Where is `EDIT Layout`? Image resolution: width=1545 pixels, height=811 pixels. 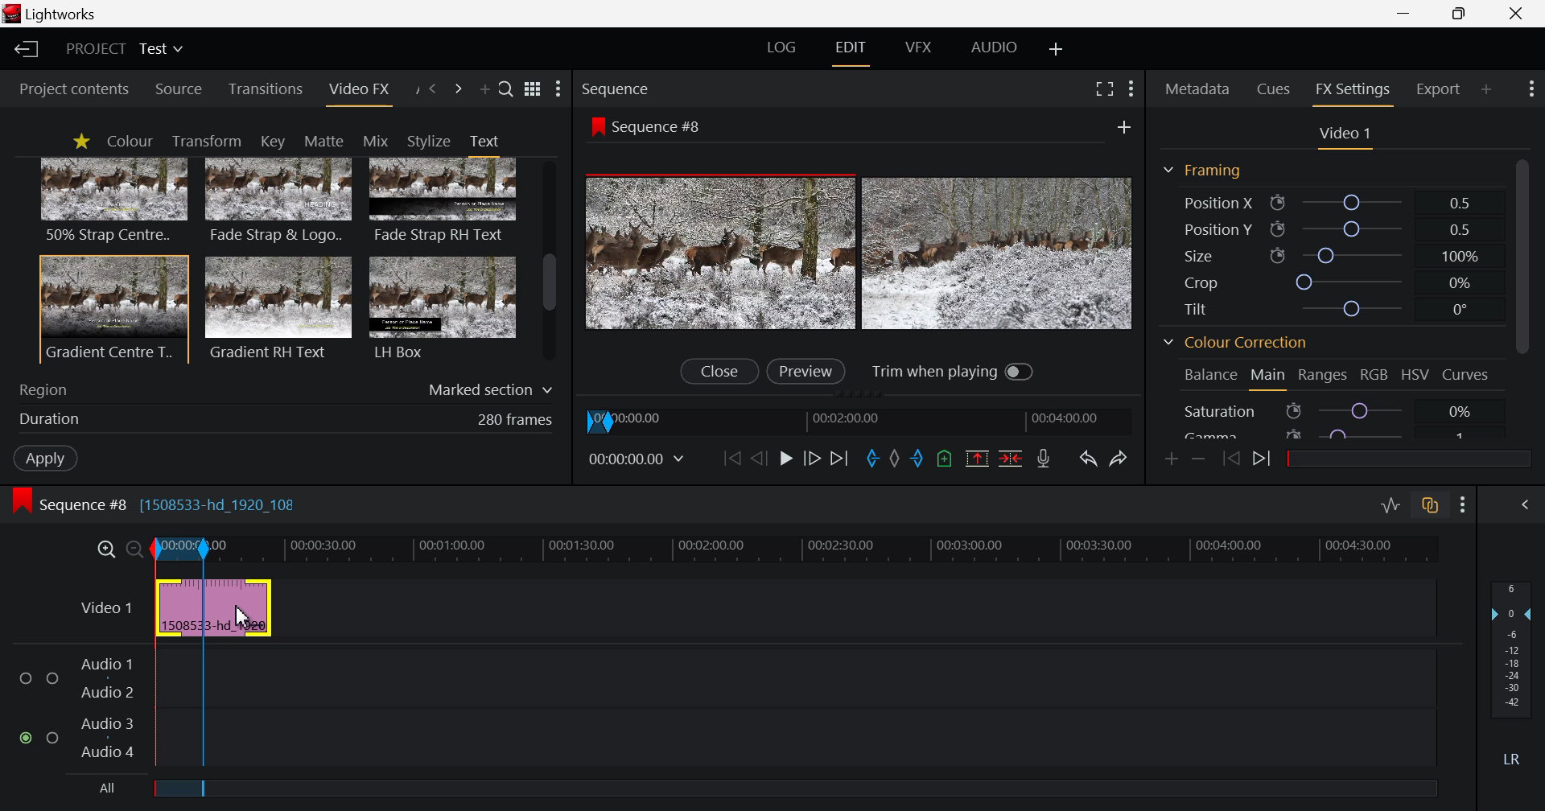 EDIT Layout is located at coordinates (854, 49).